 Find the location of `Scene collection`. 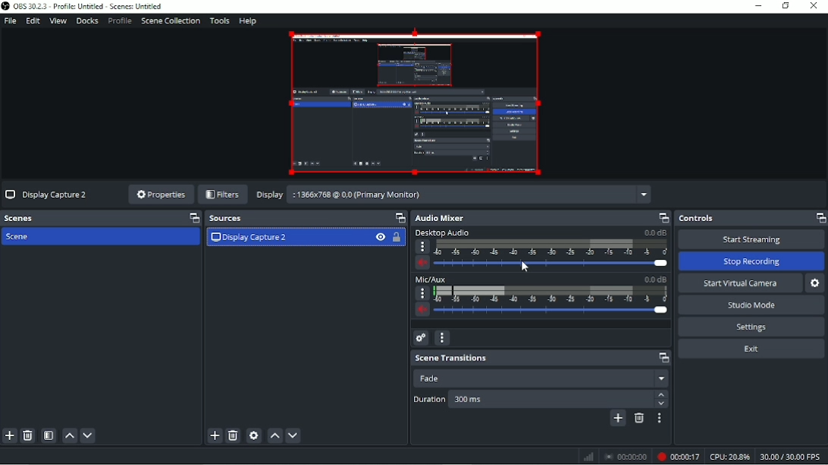

Scene collection is located at coordinates (170, 21).